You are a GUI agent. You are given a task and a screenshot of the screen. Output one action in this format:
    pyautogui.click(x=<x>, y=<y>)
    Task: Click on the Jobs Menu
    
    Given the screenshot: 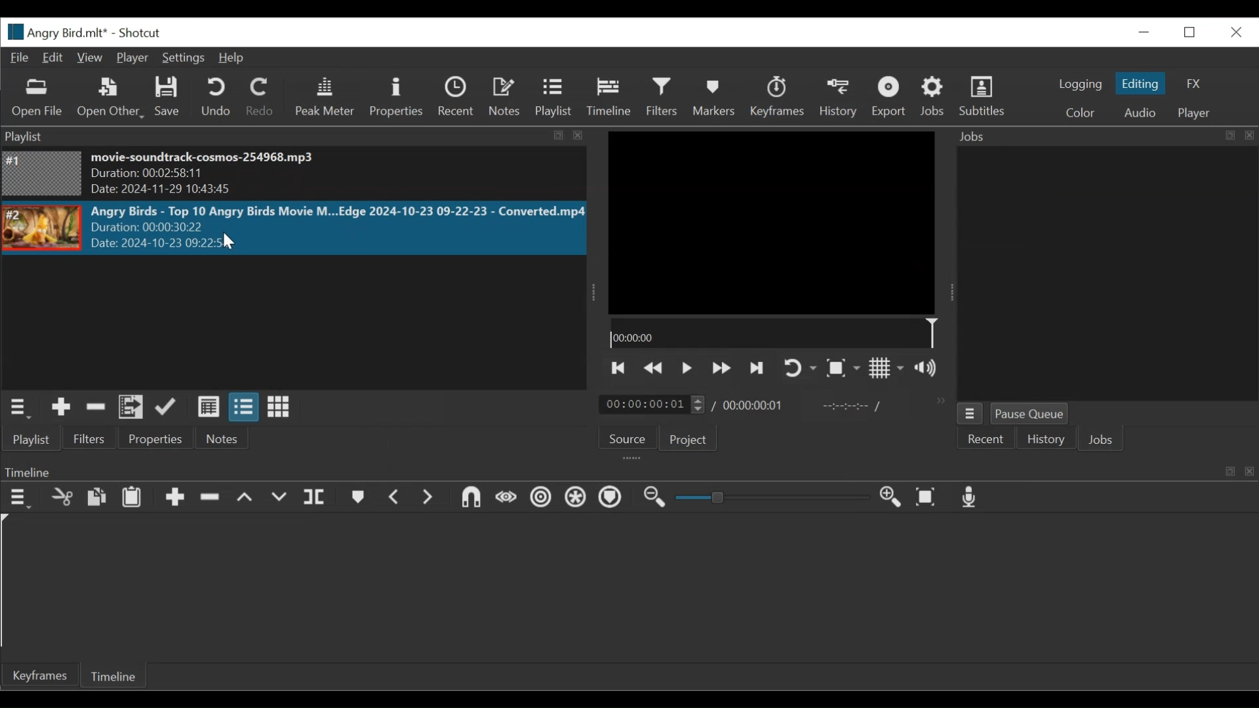 What is the action you would take?
    pyautogui.click(x=970, y=413)
    